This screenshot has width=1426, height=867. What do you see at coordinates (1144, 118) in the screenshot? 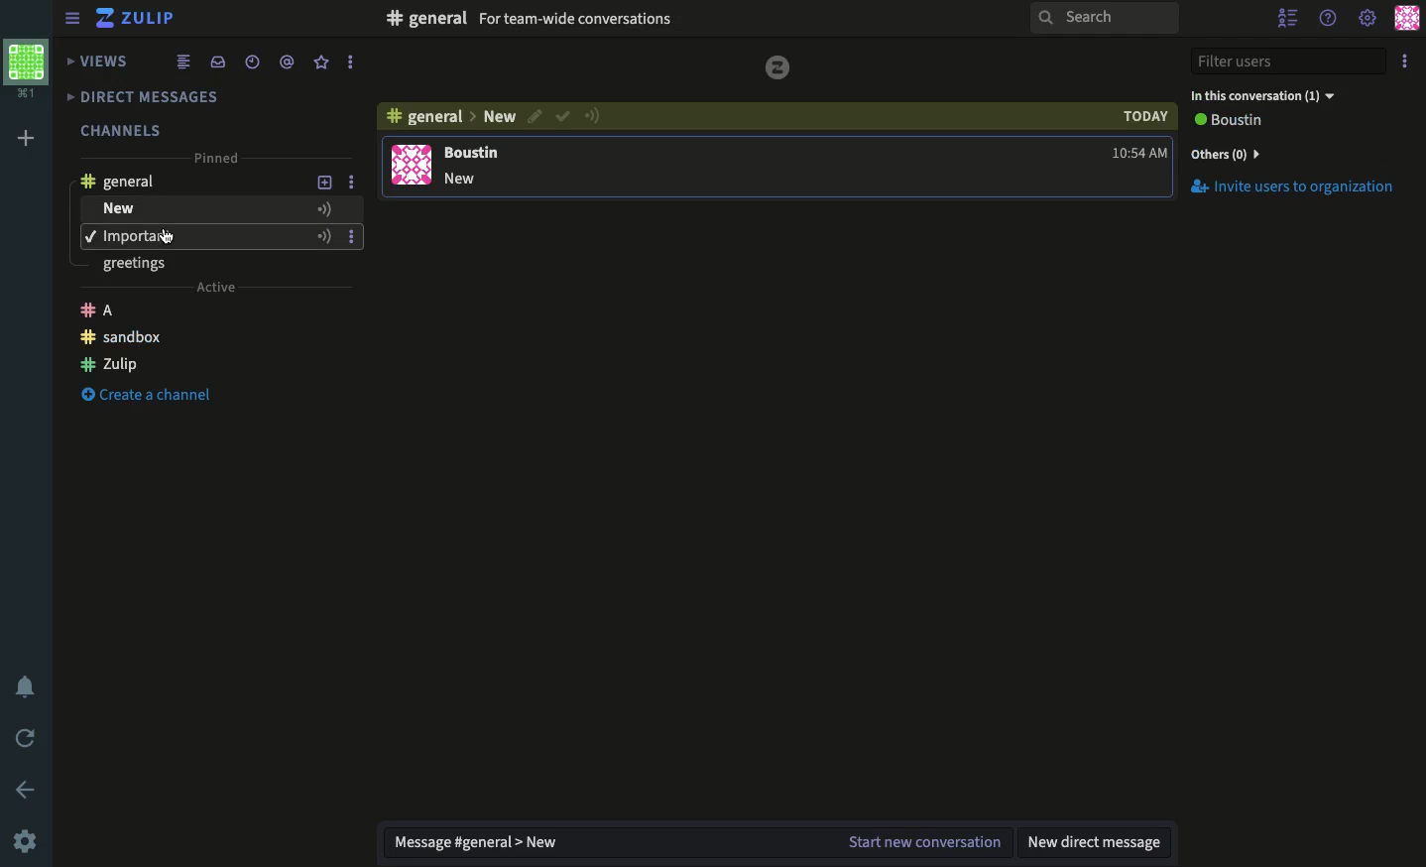
I see `today` at bounding box center [1144, 118].